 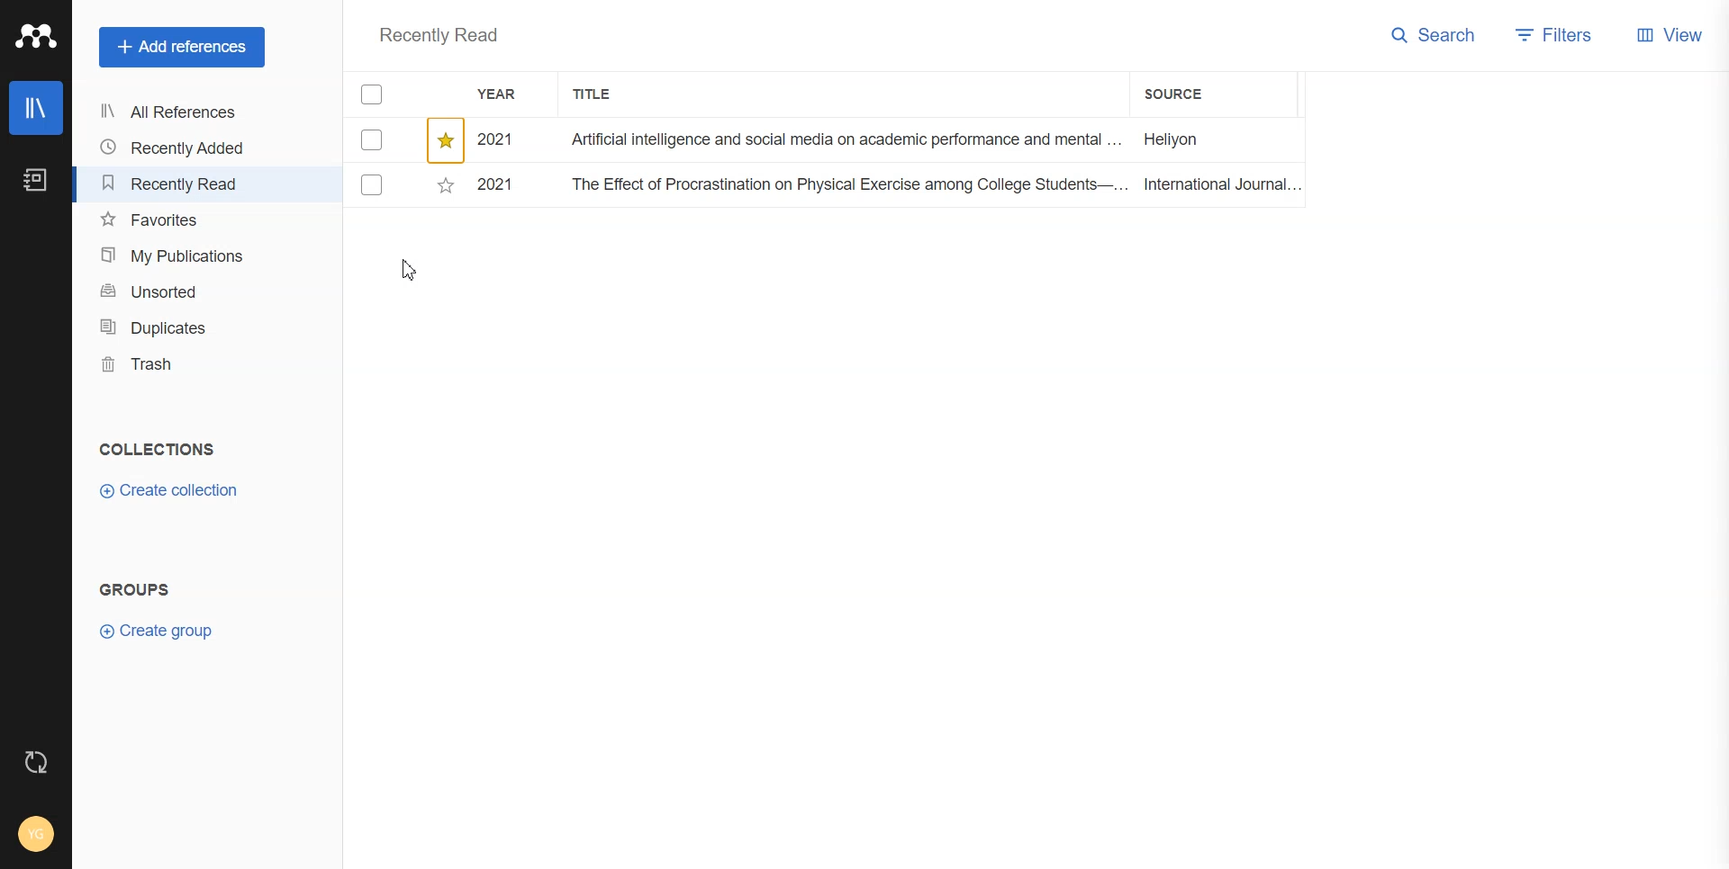 What do you see at coordinates (1435, 36) in the screenshot?
I see `Search` at bounding box center [1435, 36].